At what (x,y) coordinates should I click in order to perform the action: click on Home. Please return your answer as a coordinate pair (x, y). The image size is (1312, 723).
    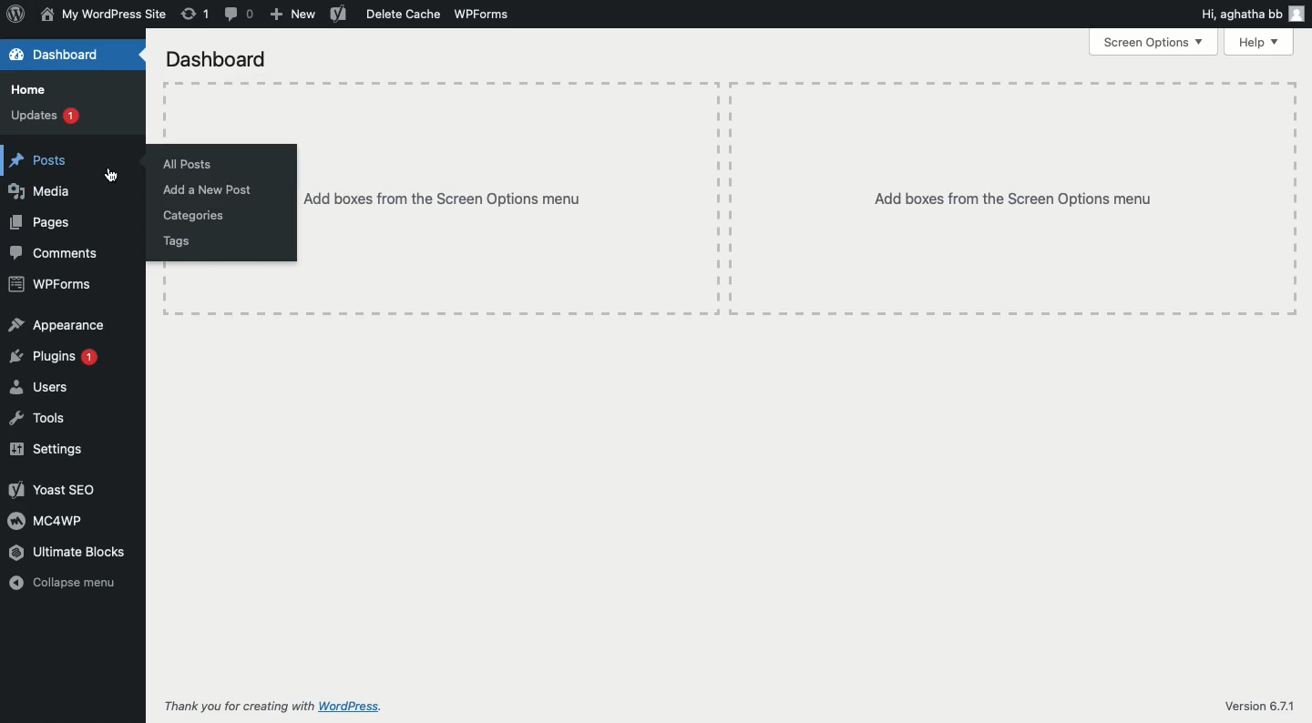
    Looking at the image, I should click on (32, 89).